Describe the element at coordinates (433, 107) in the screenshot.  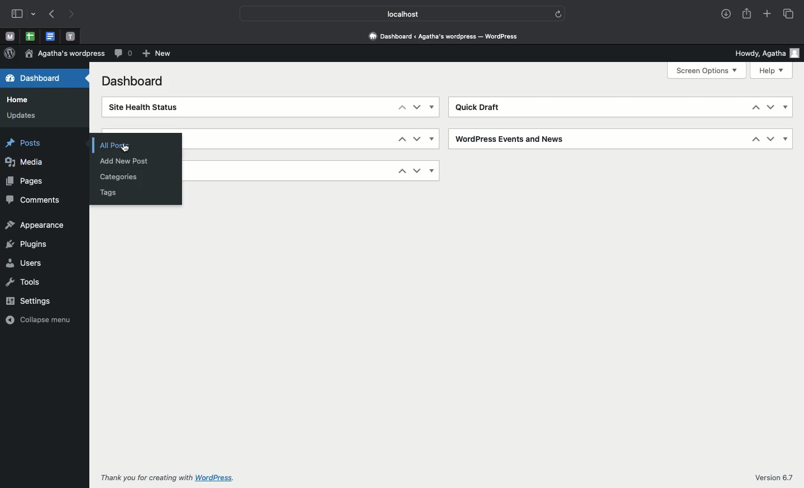
I see `Show` at that location.